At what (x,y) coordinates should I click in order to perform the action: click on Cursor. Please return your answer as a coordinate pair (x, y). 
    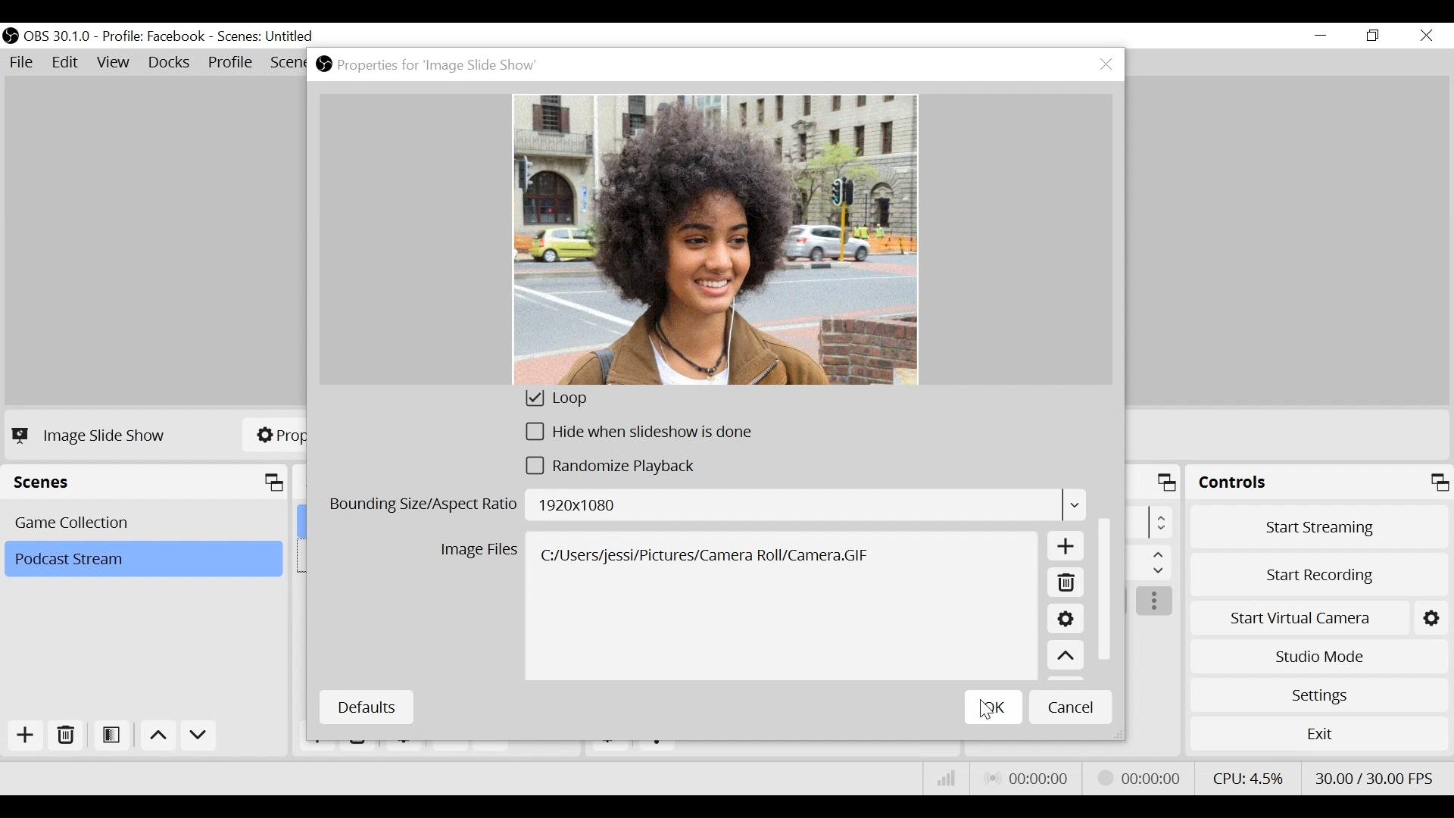
    Looking at the image, I should click on (988, 711).